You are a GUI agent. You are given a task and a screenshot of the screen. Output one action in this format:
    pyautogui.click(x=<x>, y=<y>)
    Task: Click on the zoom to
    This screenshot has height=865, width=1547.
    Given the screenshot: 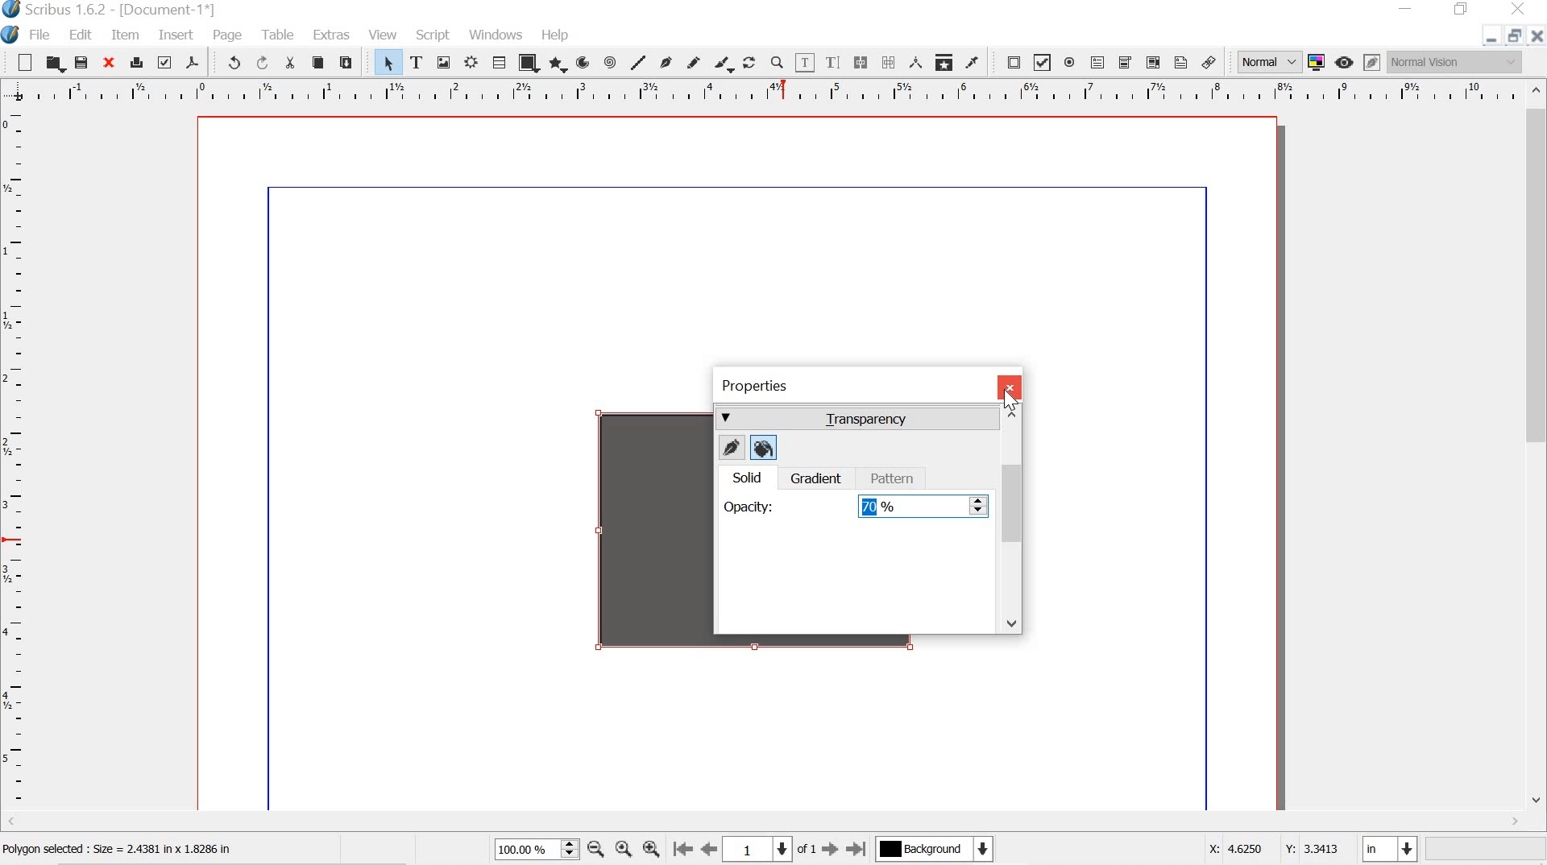 What is the action you would take?
    pyautogui.click(x=622, y=849)
    